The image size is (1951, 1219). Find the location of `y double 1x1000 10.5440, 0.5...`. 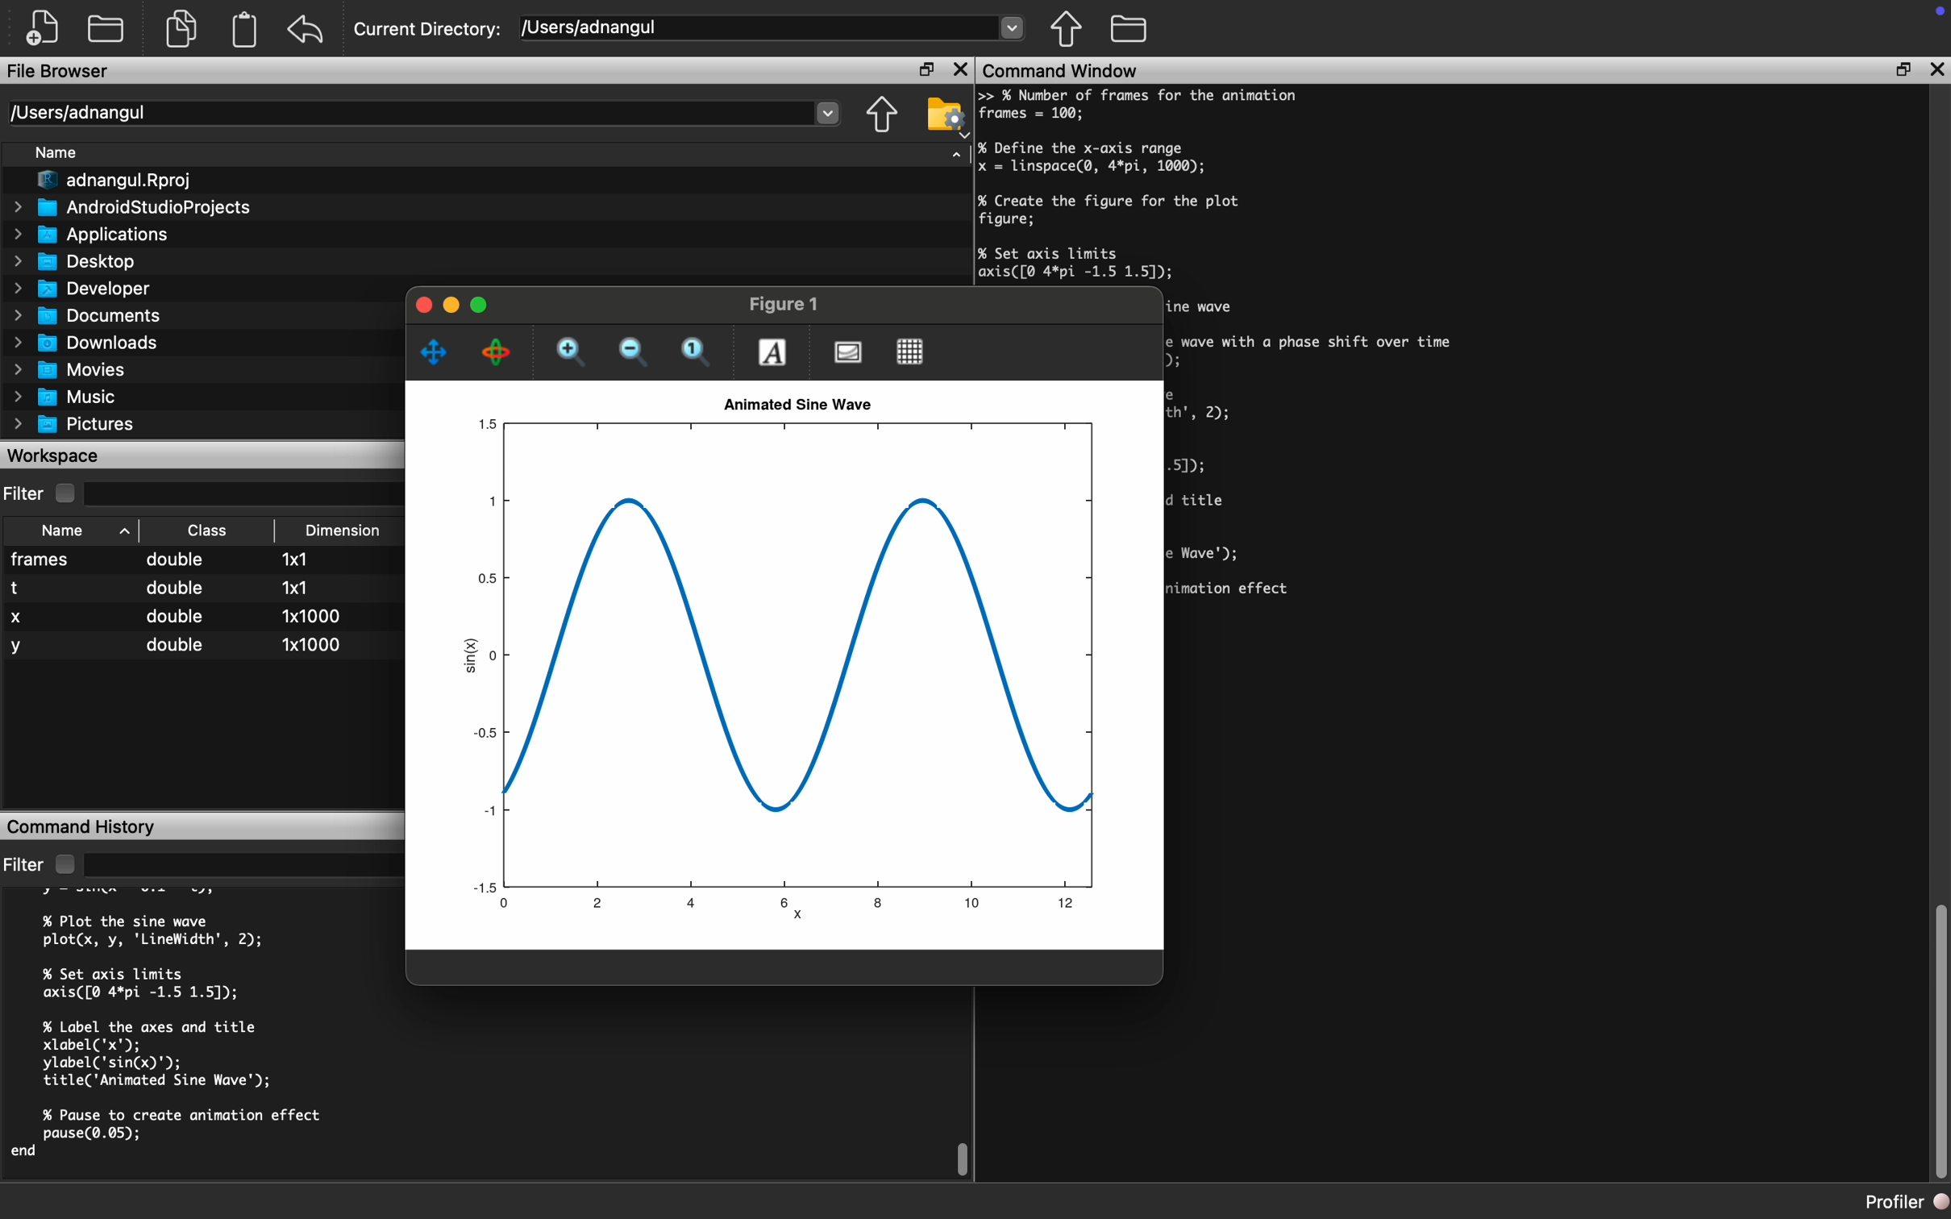

y double 1x1000 10.5440, 0.5... is located at coordinates (207, 647).